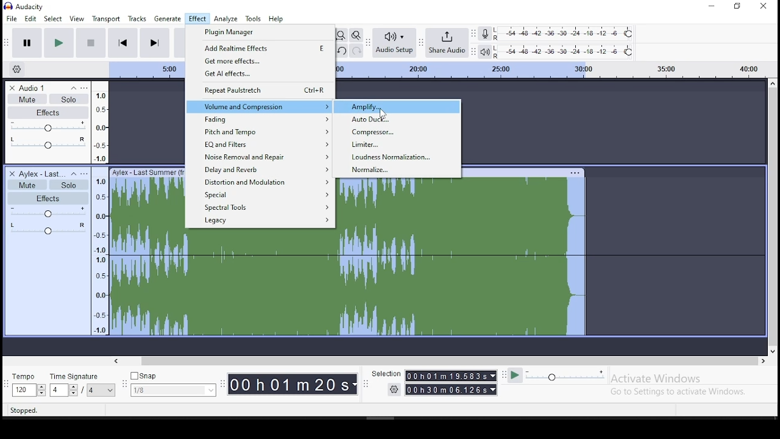 The width and height of the screenshot is (780, 439). I want to click on delete track, so click(10, 173).